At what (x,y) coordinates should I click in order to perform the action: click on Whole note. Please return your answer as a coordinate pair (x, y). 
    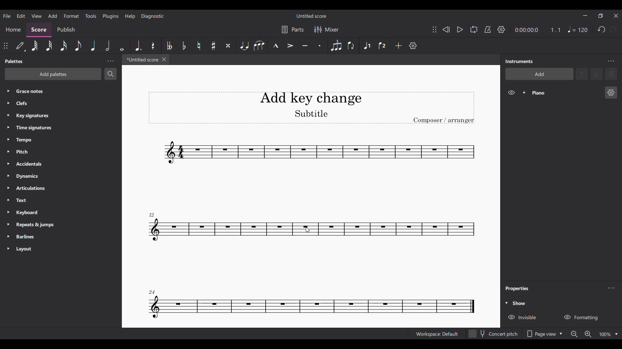
    Looking at the image, I should click on (122, 46).